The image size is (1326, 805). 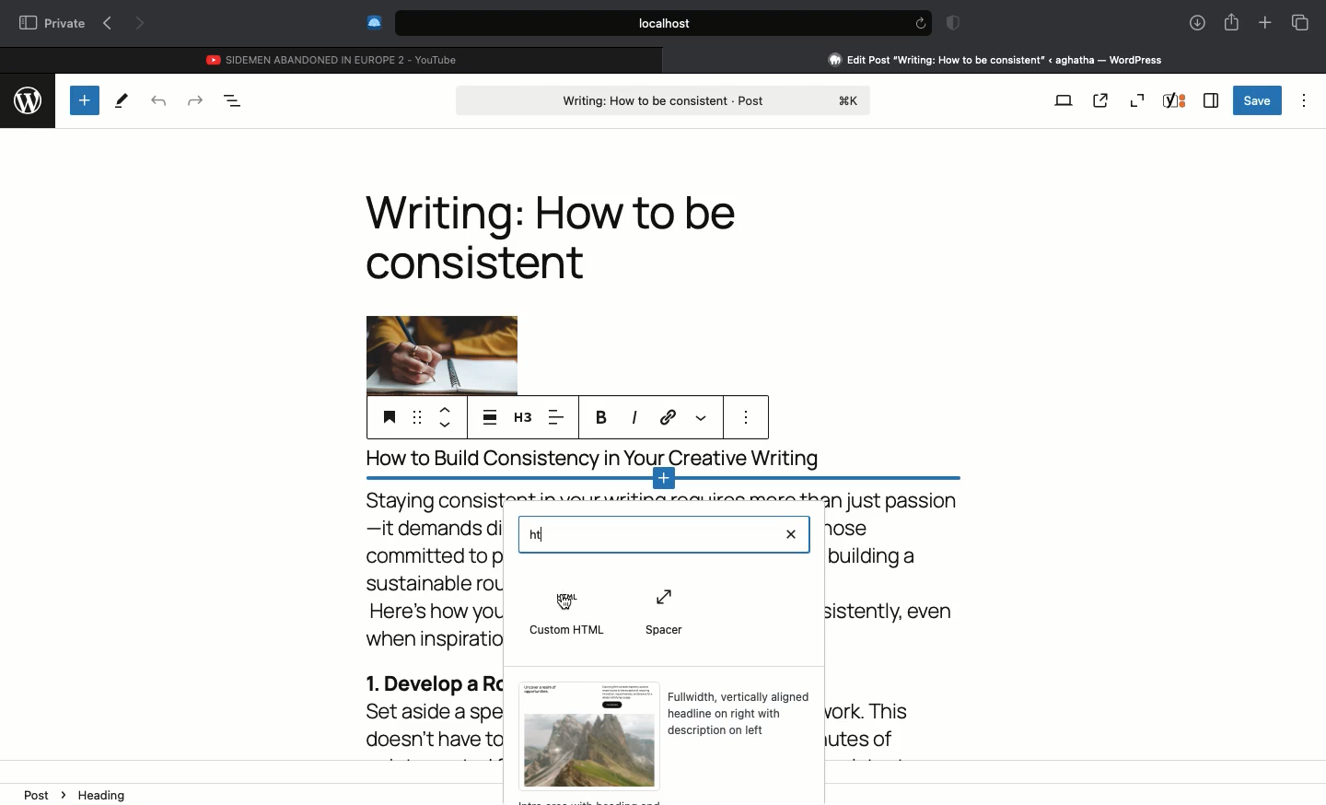 I want to click on refresh, so click(x=919, y=23).